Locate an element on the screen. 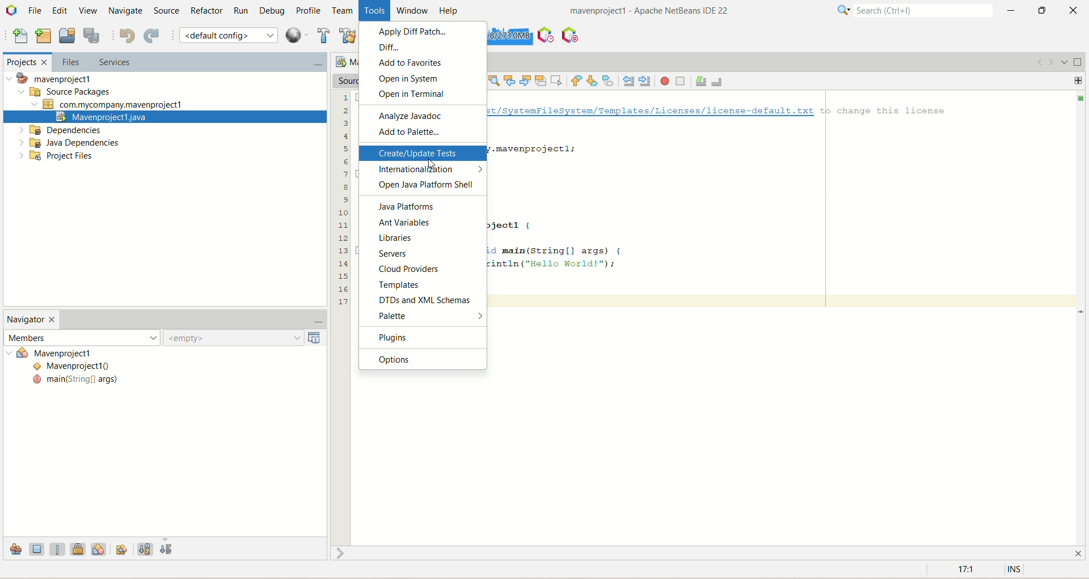 The width and height of the screenshot is (1089, 579). java platforms is located at coordinates (423, 207).